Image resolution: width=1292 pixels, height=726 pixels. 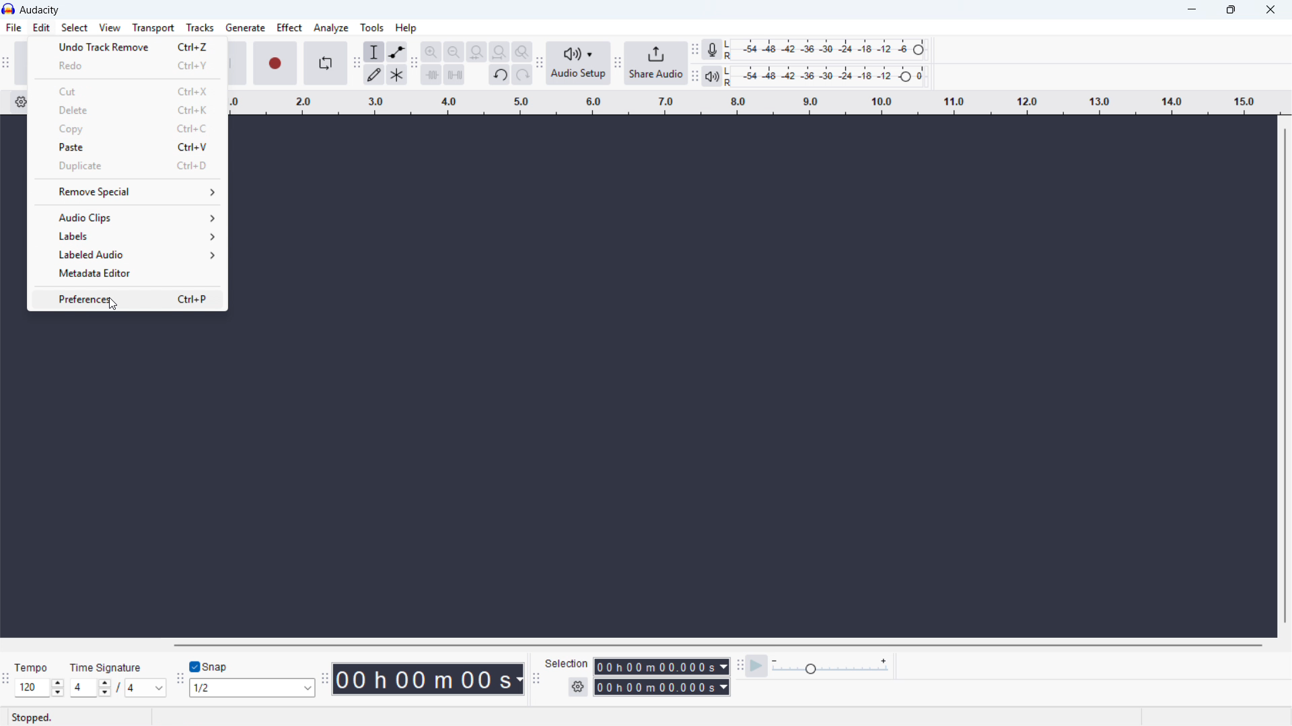 I want to click on tracks, so click(x=199, y=28).